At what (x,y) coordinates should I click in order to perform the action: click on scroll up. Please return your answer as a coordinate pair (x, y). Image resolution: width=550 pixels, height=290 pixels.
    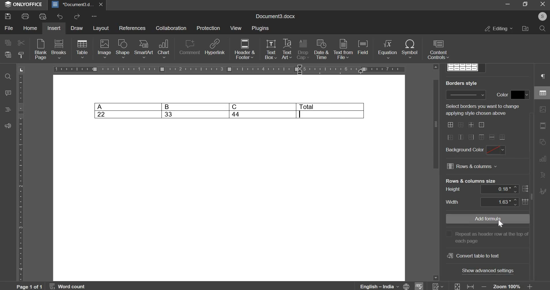
    Looking at the image, I should click on (436, 67).